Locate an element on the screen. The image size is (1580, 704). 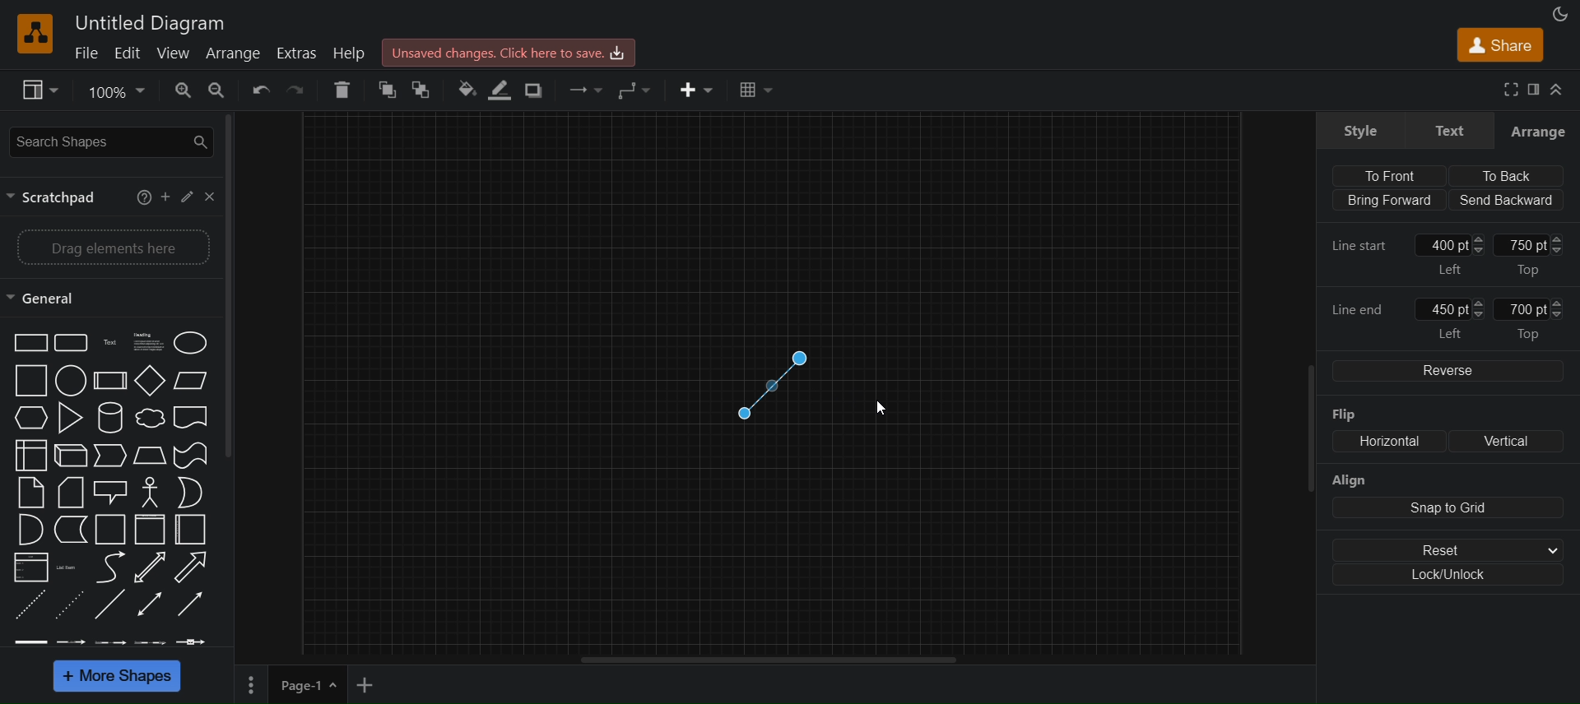
share is located at coordinates (1502, 47).